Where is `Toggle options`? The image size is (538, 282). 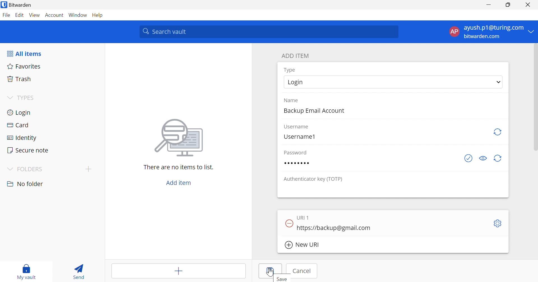 Toggle options is located at coordinates (498, 224).